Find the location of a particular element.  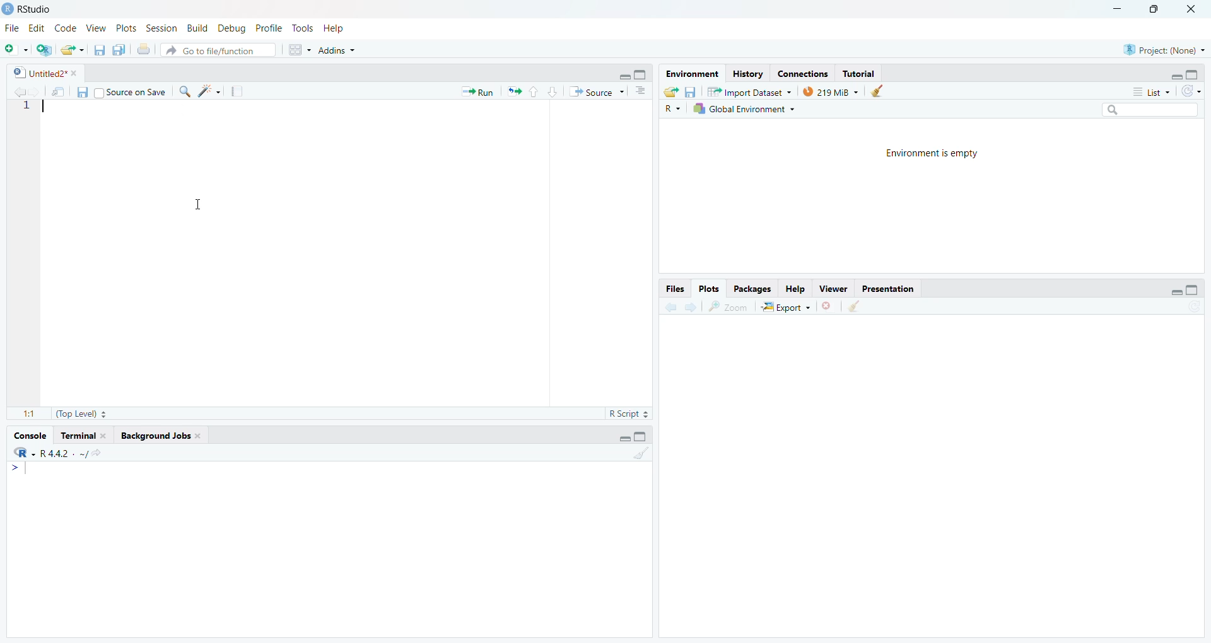

Compile report is located at coordinates (237, 91).